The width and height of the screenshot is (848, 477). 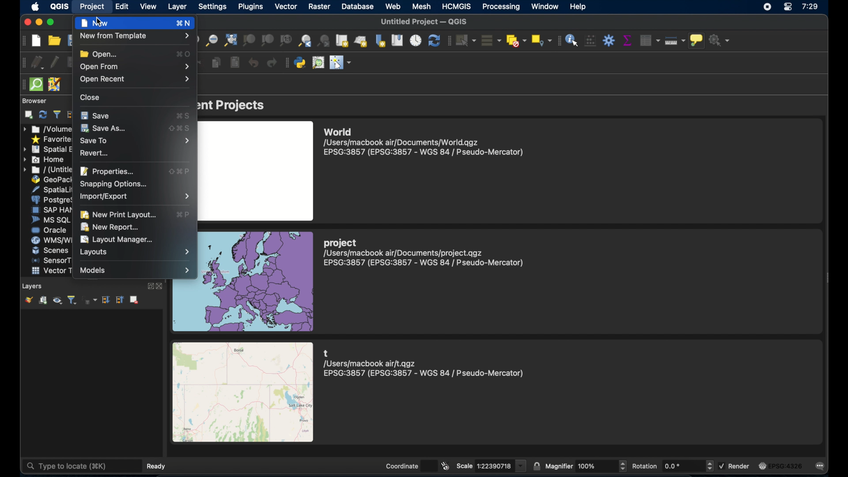 What do you see at coordinates (392, 6) in the screenshot?
I see `web` at bounding box center [392, 6].